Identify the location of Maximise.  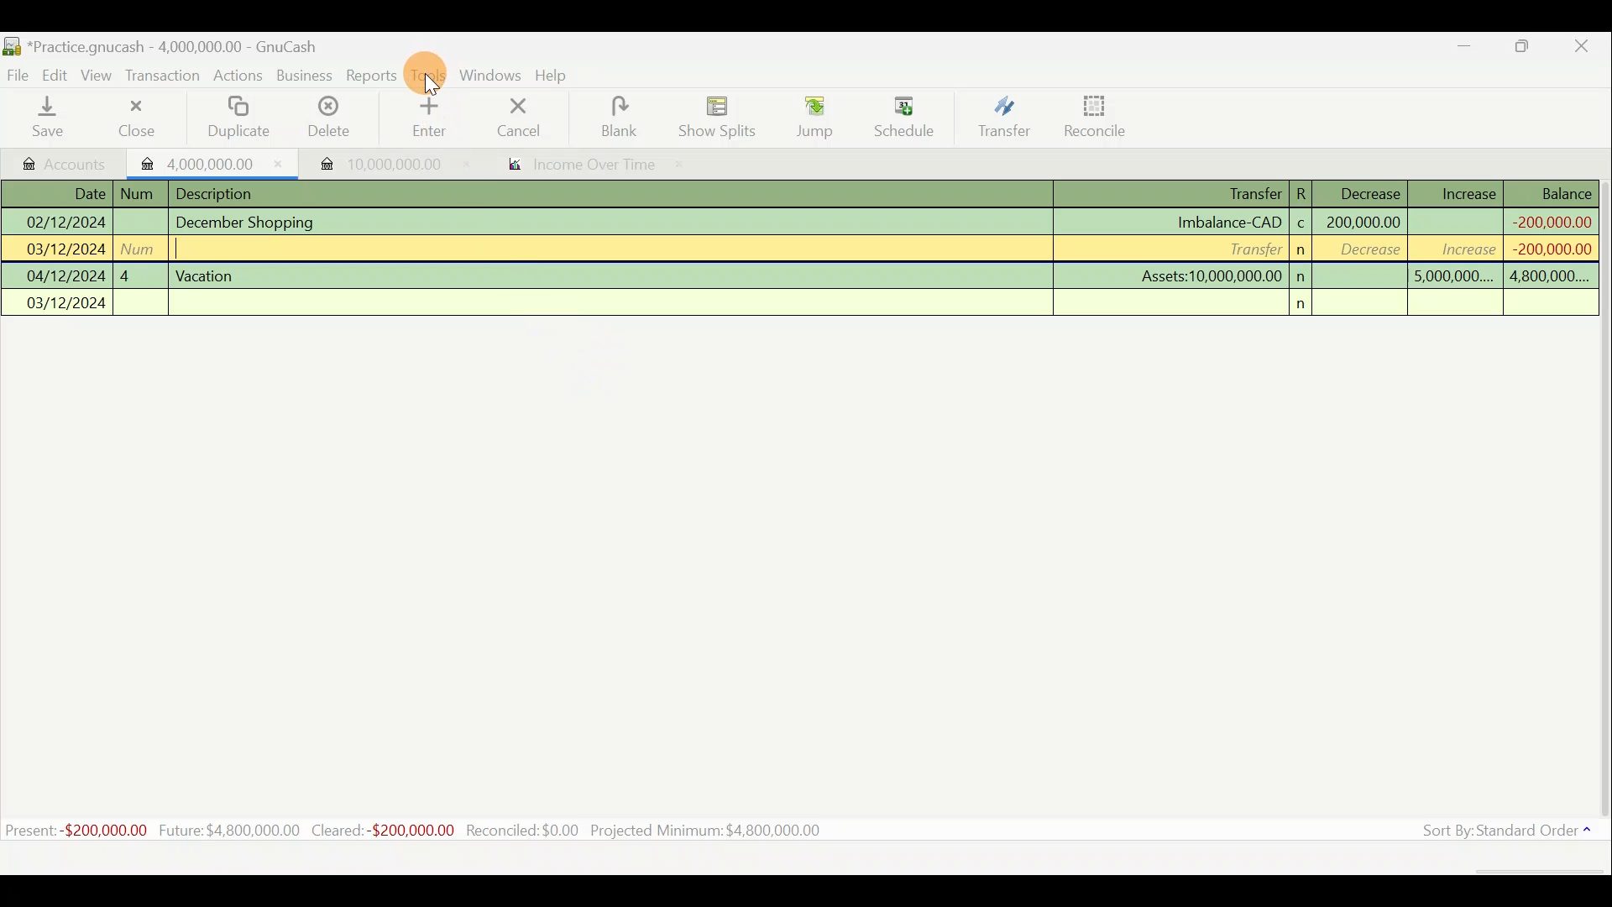
(1532, 49).